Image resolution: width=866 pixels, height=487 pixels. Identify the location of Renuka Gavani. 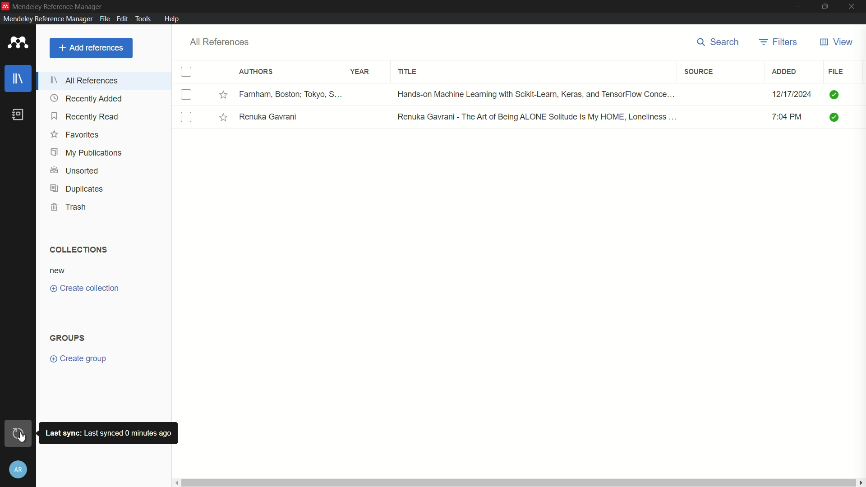
(271, 118).